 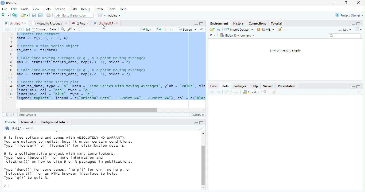 I want to click on R Script, so click(x=197, y=115).